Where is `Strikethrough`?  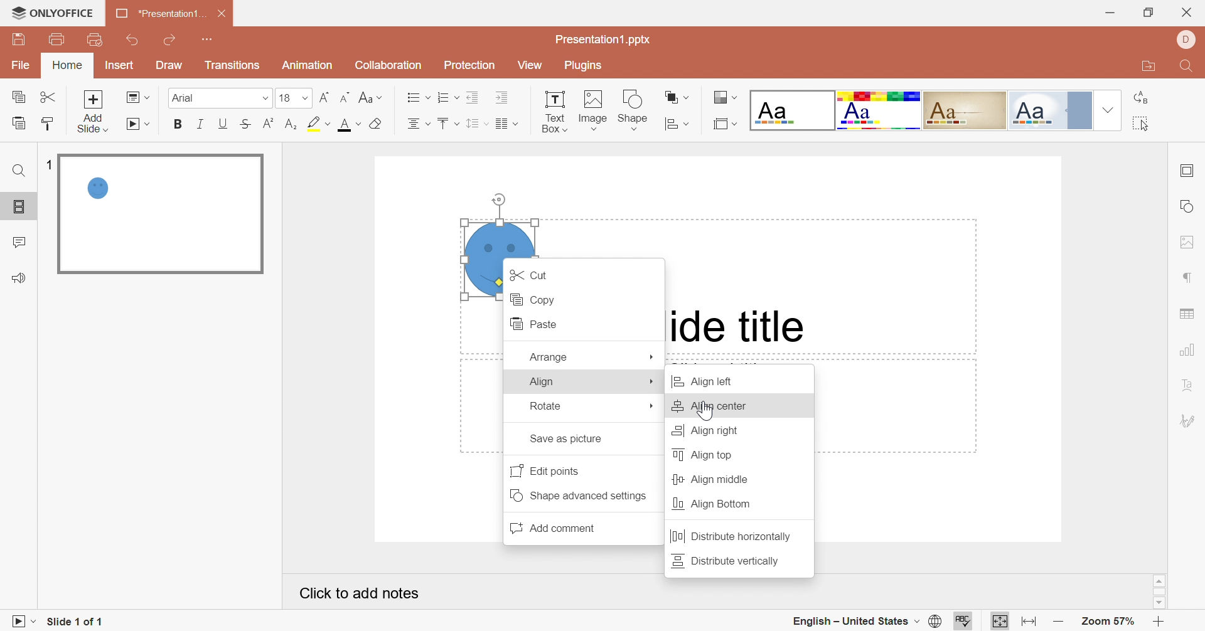
Strikethrough is located at coordinates (244, 124).